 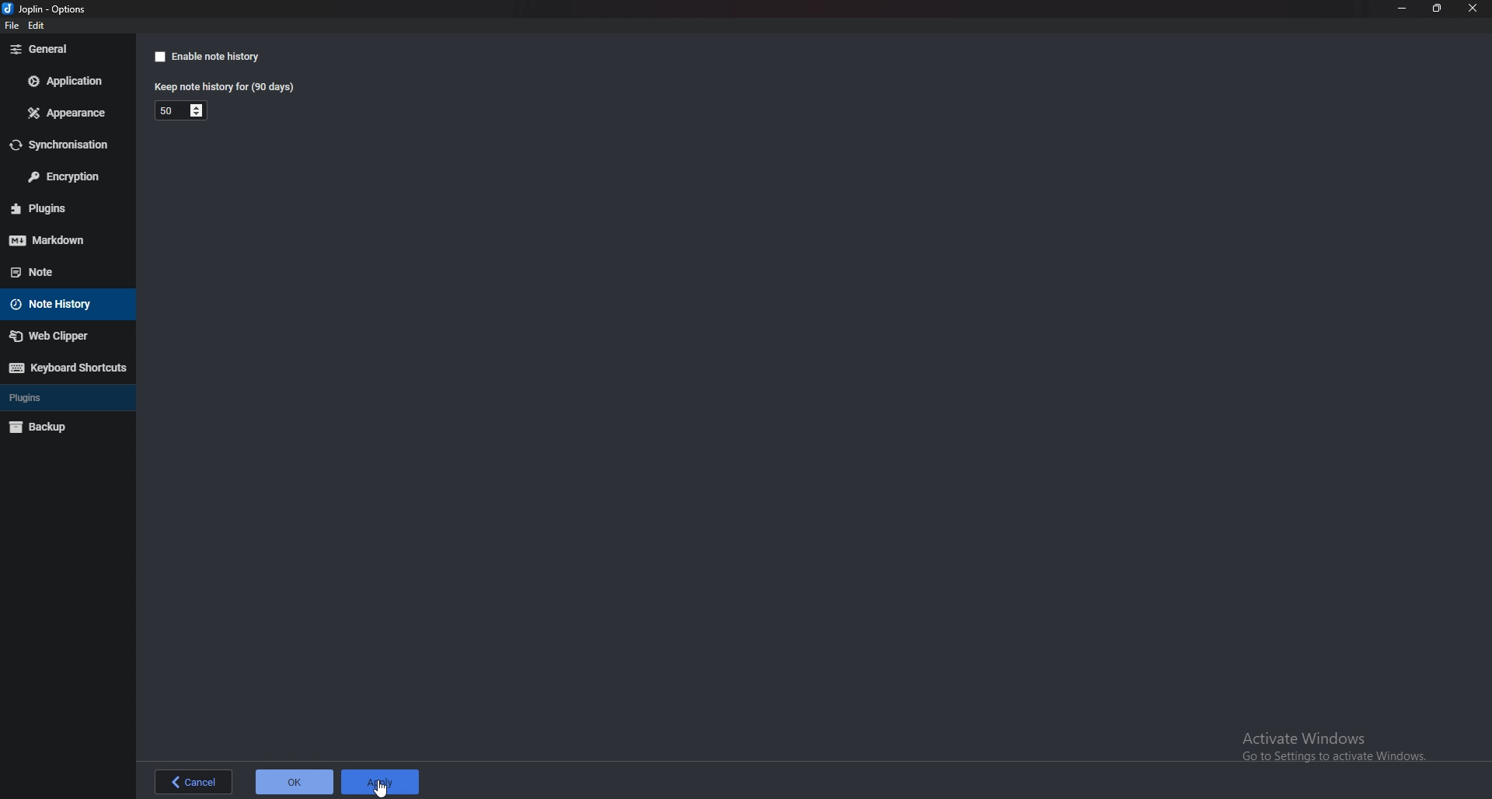 What do you see at coordinates (66, 80) in the screenshot?
I see `Application` at bounding box center [66, 80].